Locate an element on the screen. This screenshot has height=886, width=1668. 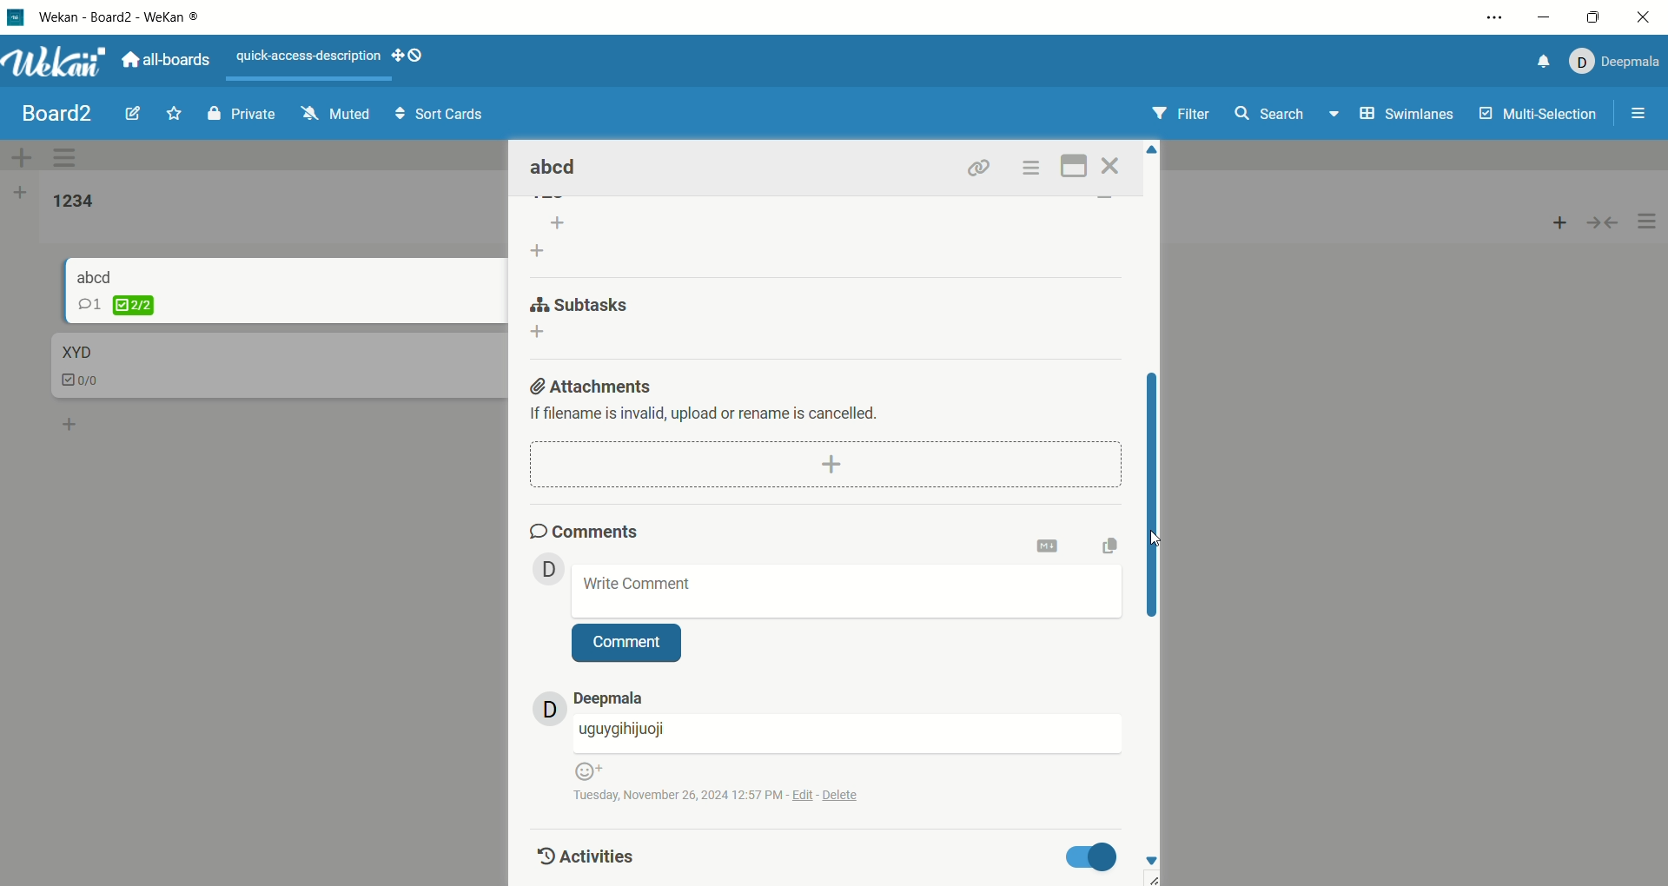
comment is located at coordinates (627, 644).